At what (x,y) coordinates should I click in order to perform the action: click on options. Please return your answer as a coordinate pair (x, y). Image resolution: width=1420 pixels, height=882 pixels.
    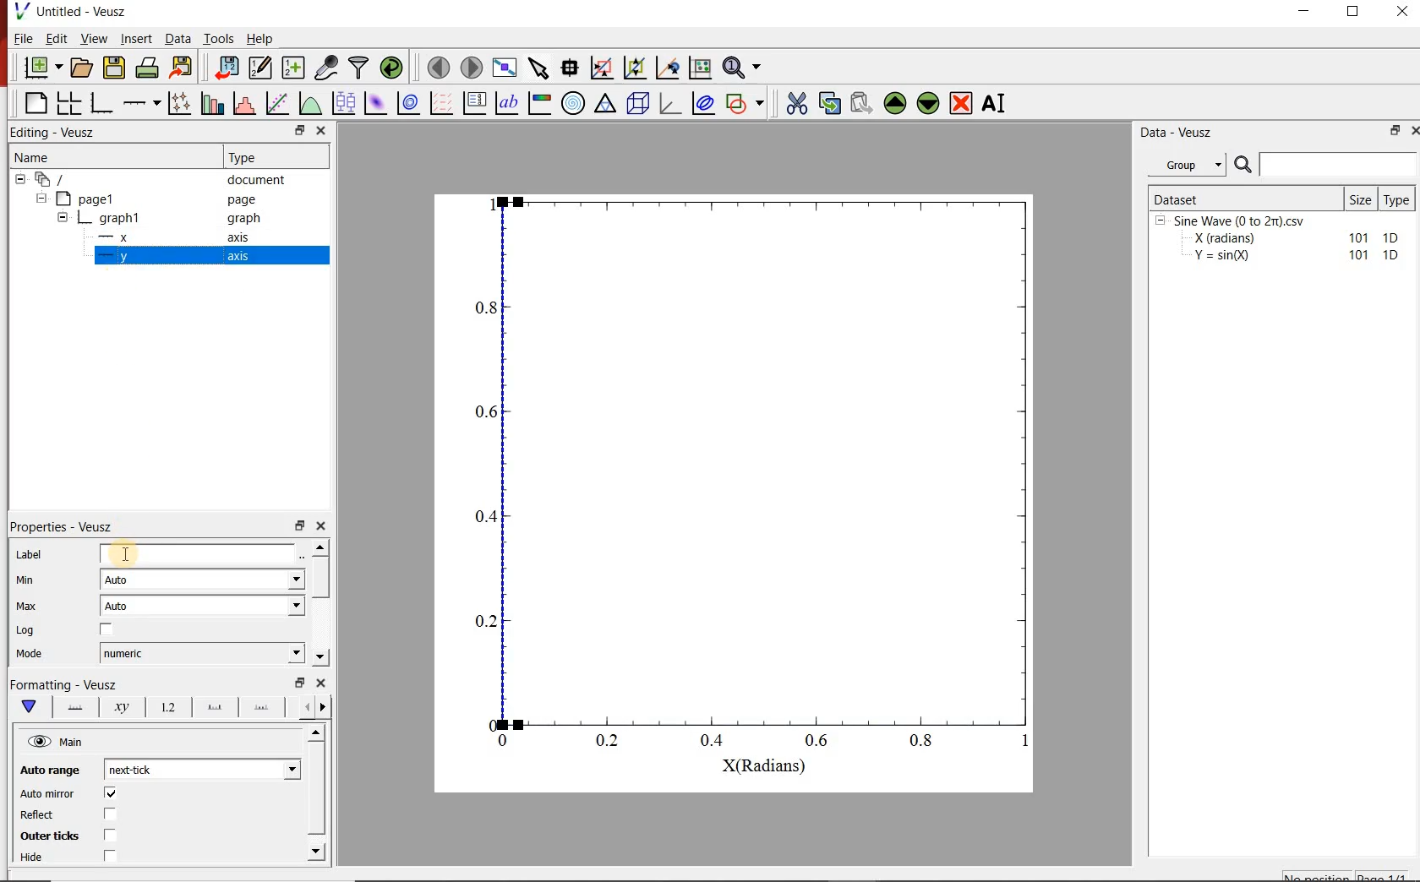
    Looking at the image, I should click on (211, 708).